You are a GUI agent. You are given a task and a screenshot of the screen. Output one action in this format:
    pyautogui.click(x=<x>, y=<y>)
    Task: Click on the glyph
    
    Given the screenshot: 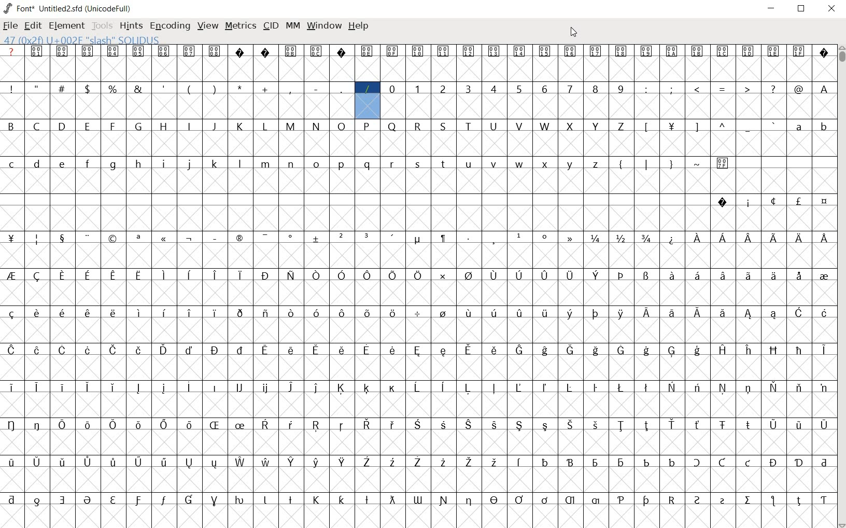 What is the action you would take?
    pyautogui.click(x=114, y=350)
    